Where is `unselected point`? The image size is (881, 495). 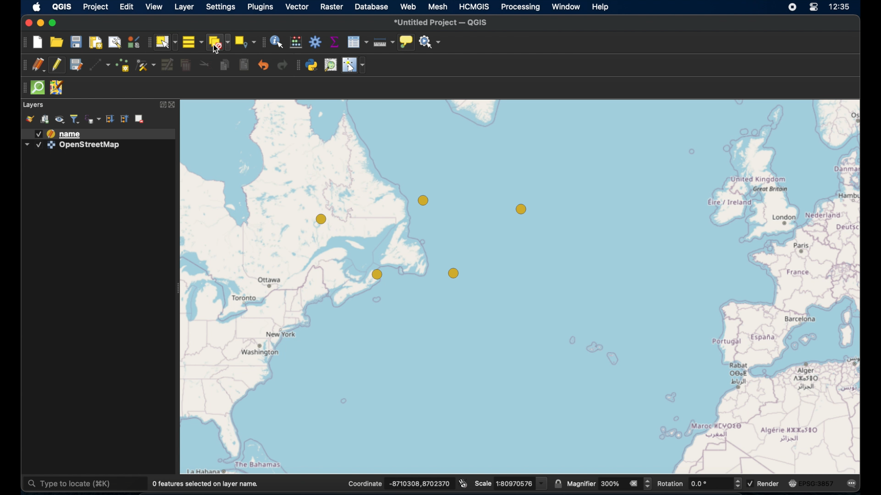
unselected point is located at coordinates (453, 274).